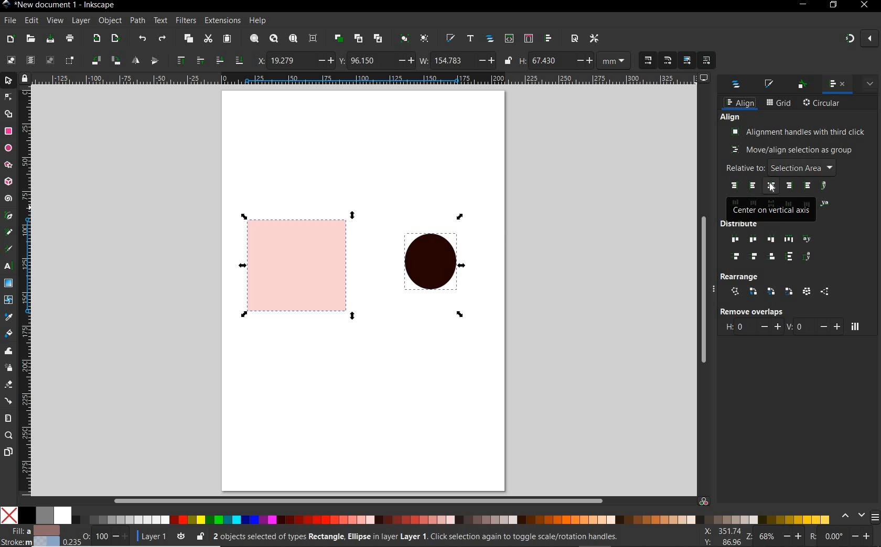 This screenshot has height=547, width=881. What do you see at coordinates (201, 536) in the screenshot?
I see `lock or unlock the object` at bounding box center [201, 536].